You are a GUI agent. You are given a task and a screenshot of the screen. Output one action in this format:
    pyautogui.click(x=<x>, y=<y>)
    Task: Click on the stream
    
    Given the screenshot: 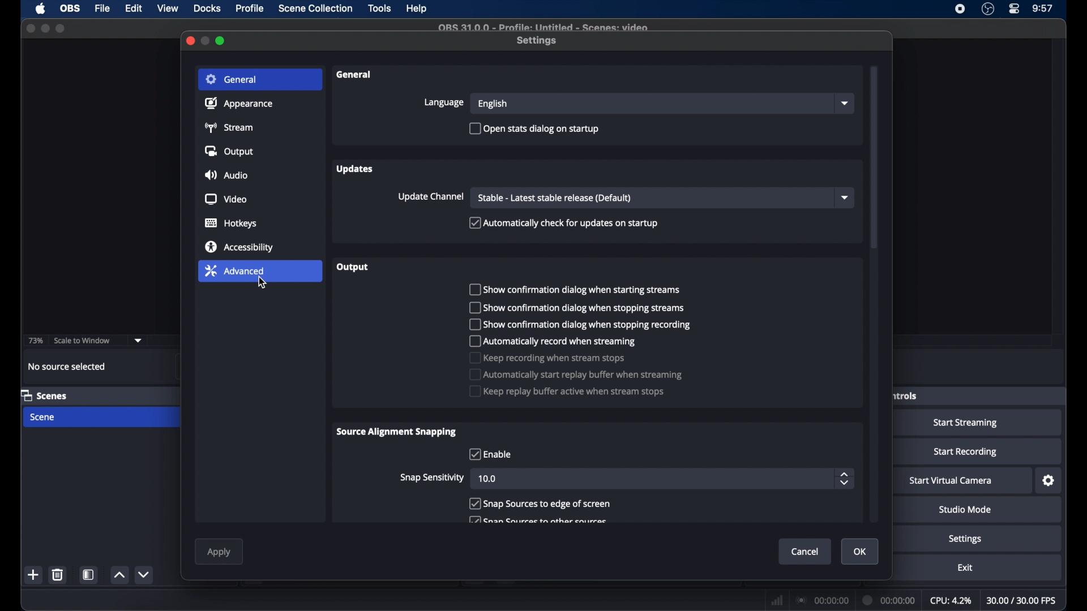 What is the action you would take?
    pyautogui.click(x=228, y=127)
    